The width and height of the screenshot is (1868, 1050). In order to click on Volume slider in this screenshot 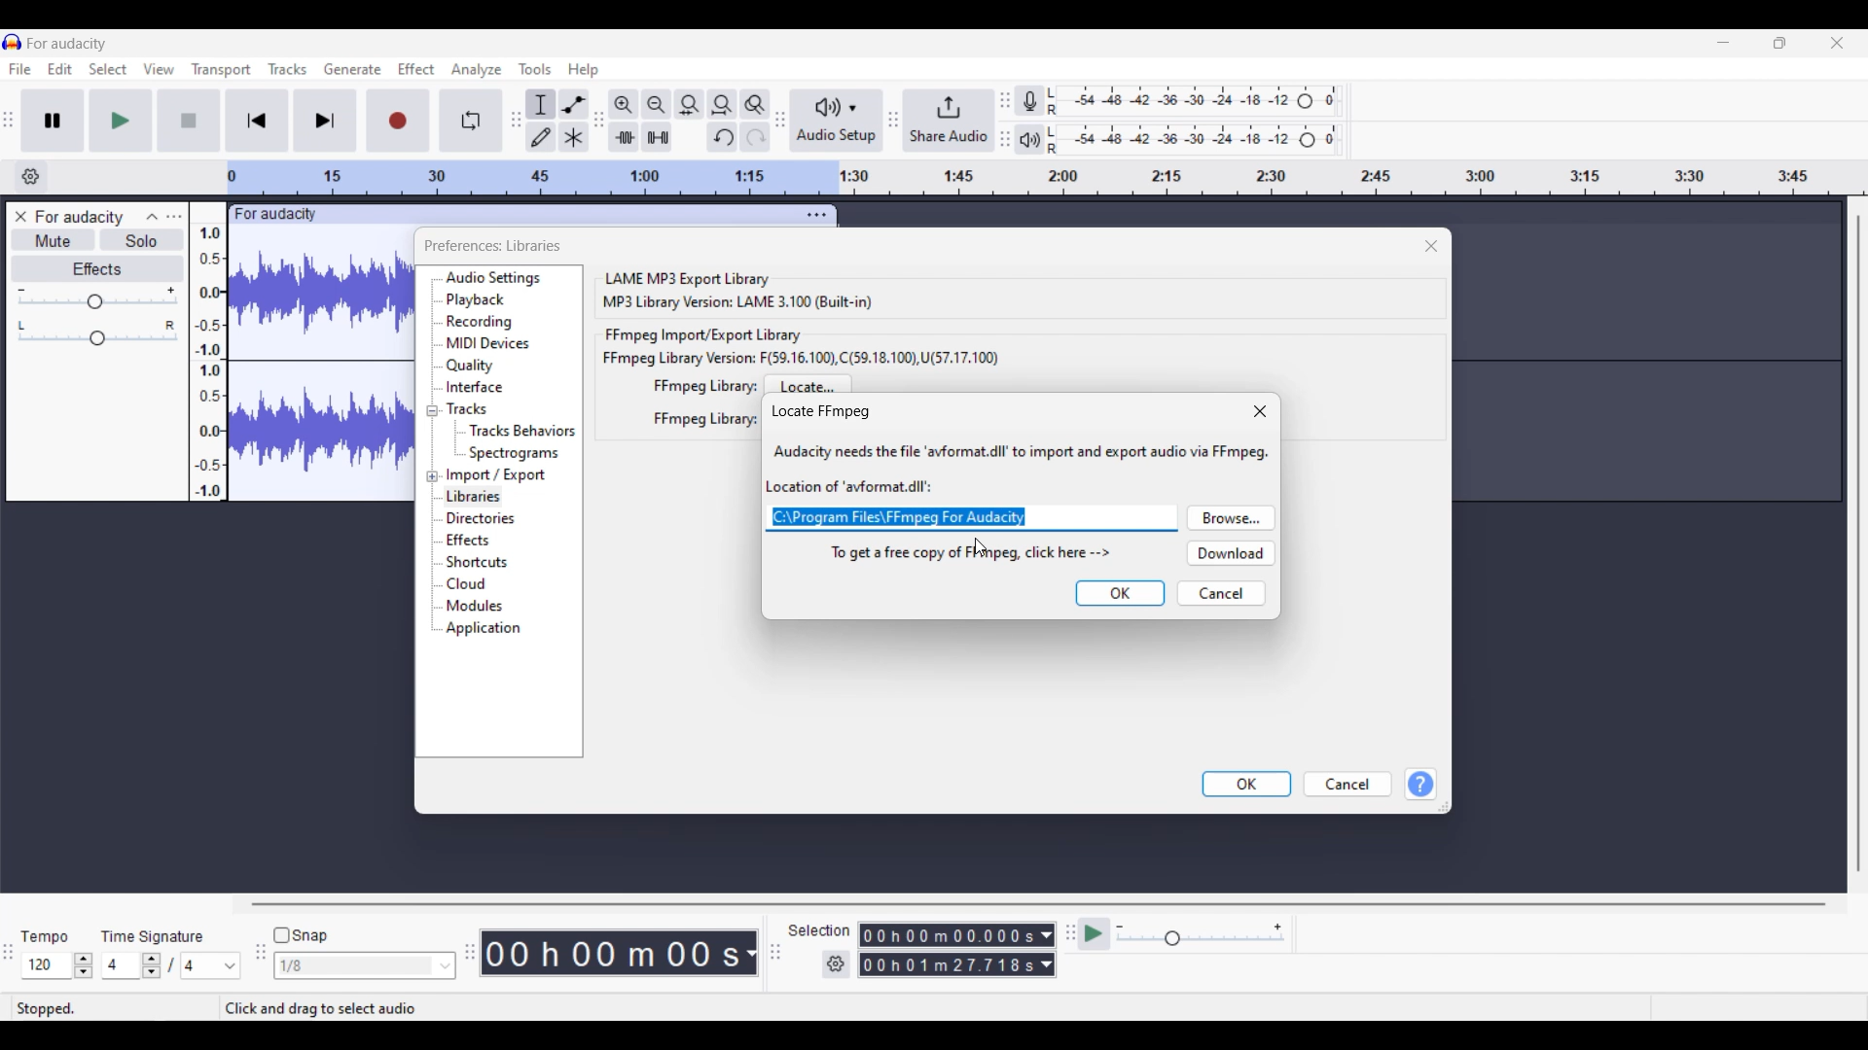, I will do `click(96, 298)`.